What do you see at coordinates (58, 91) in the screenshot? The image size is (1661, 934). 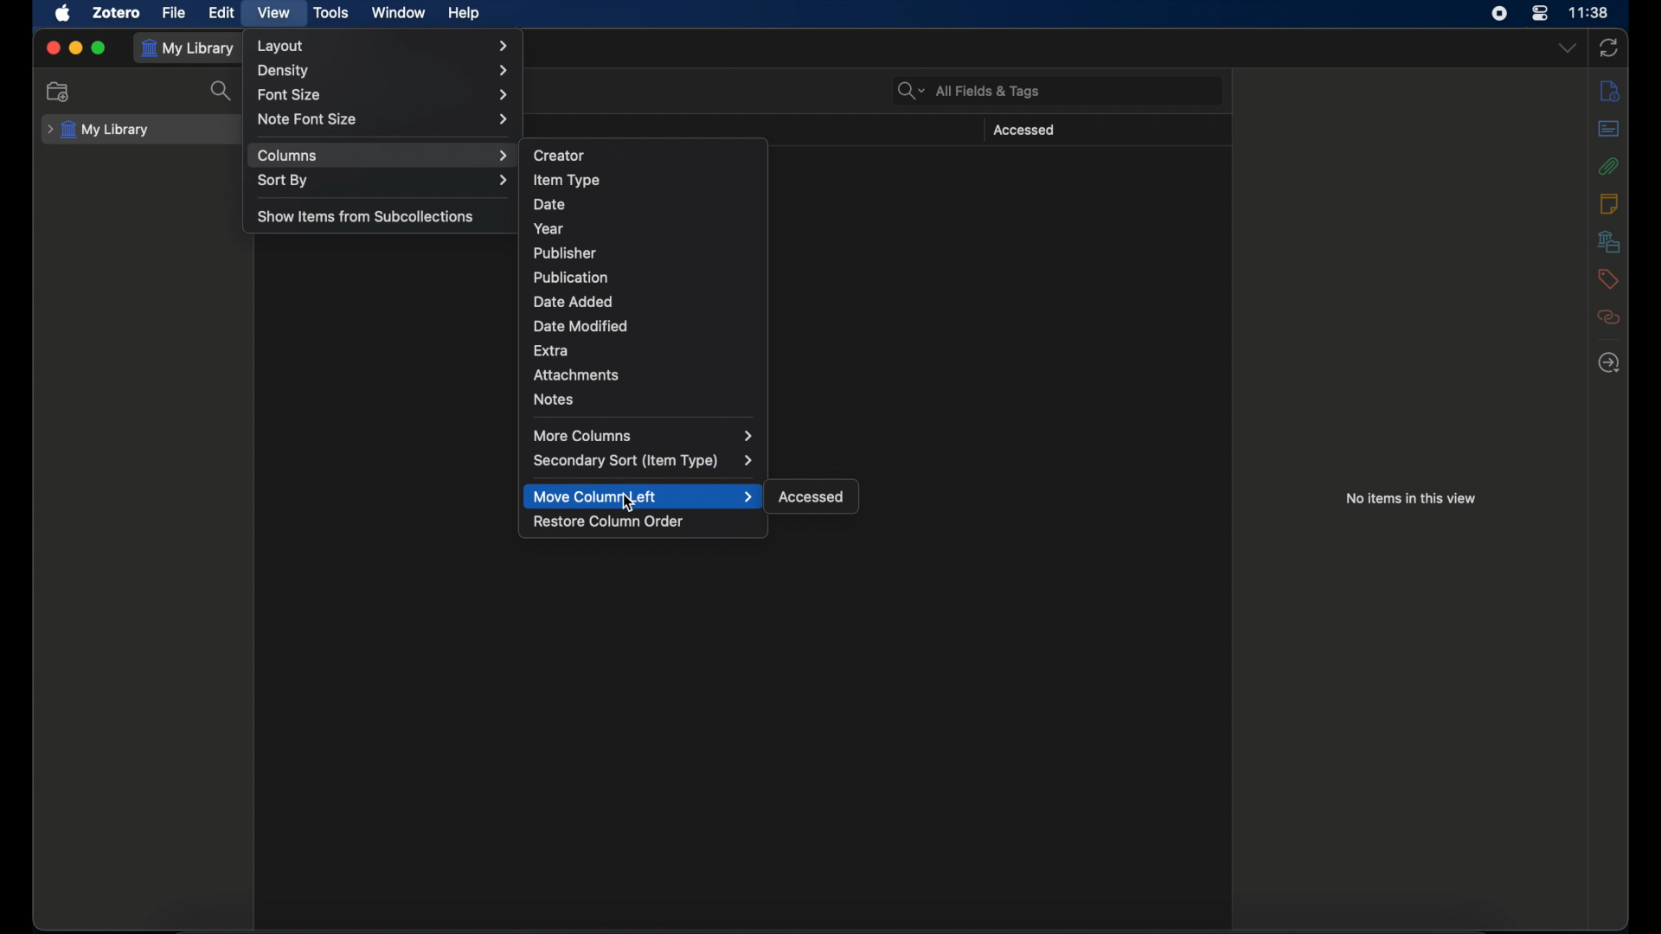 I see `new collection` at bounding box center [58, 91].